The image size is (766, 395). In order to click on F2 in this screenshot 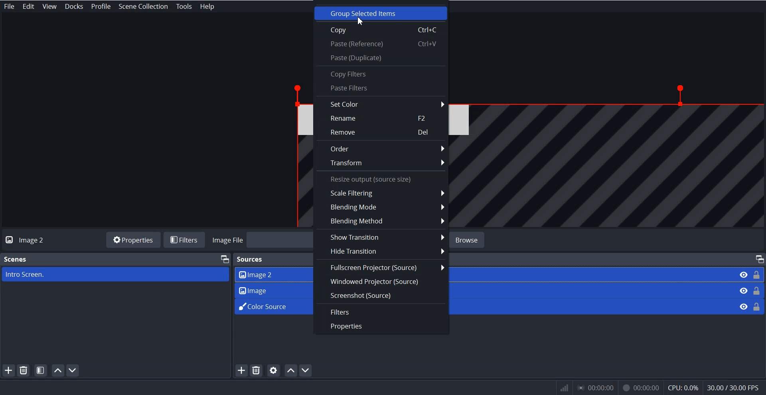, I will do `click(420, 119)`.